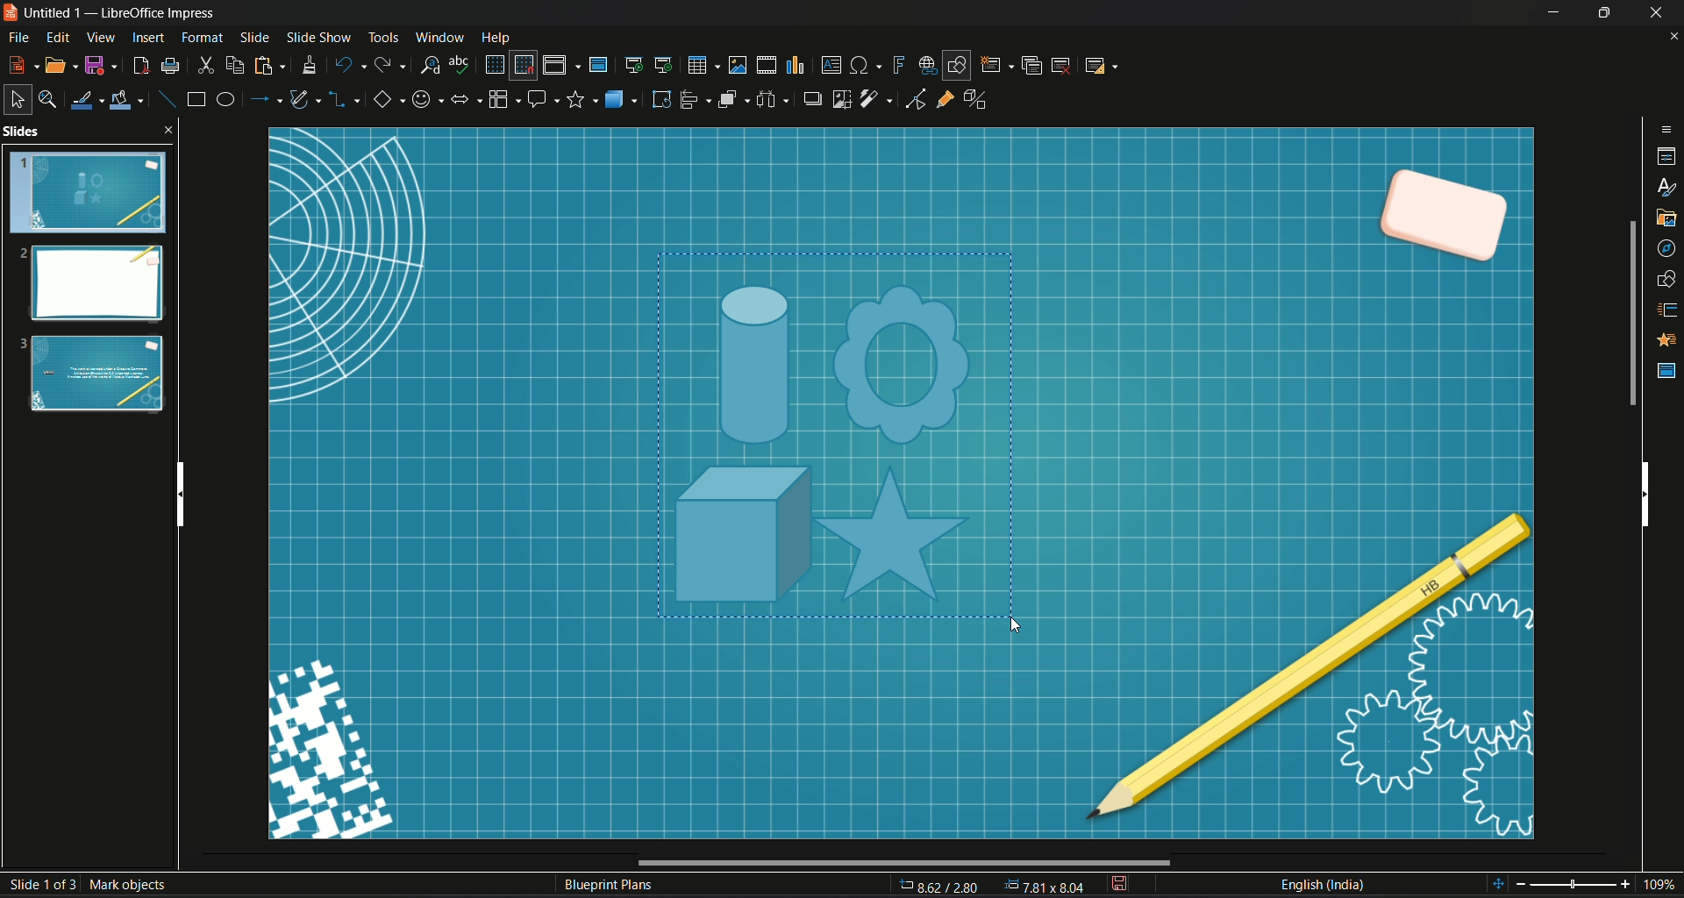 The image size is (1684, 898). I want to click on slide, so click(255, 36).